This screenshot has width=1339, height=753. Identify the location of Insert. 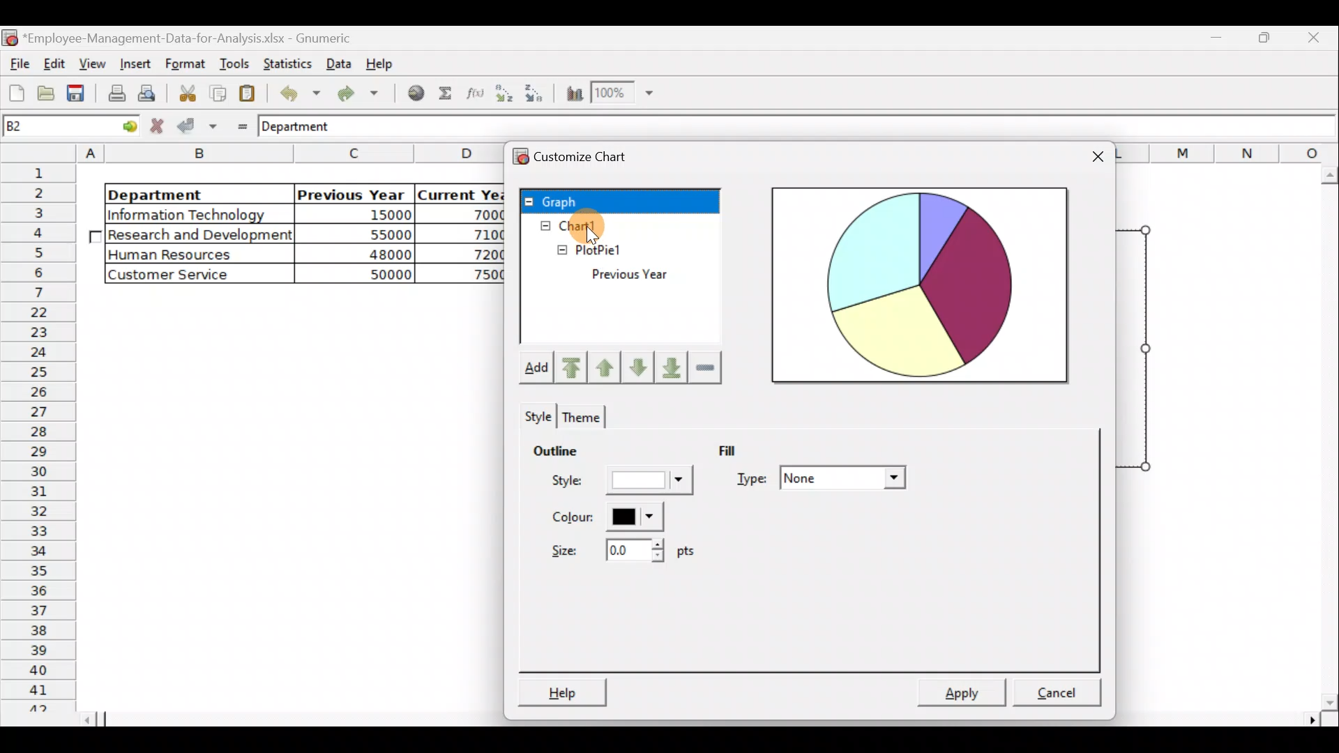
(134, 63).